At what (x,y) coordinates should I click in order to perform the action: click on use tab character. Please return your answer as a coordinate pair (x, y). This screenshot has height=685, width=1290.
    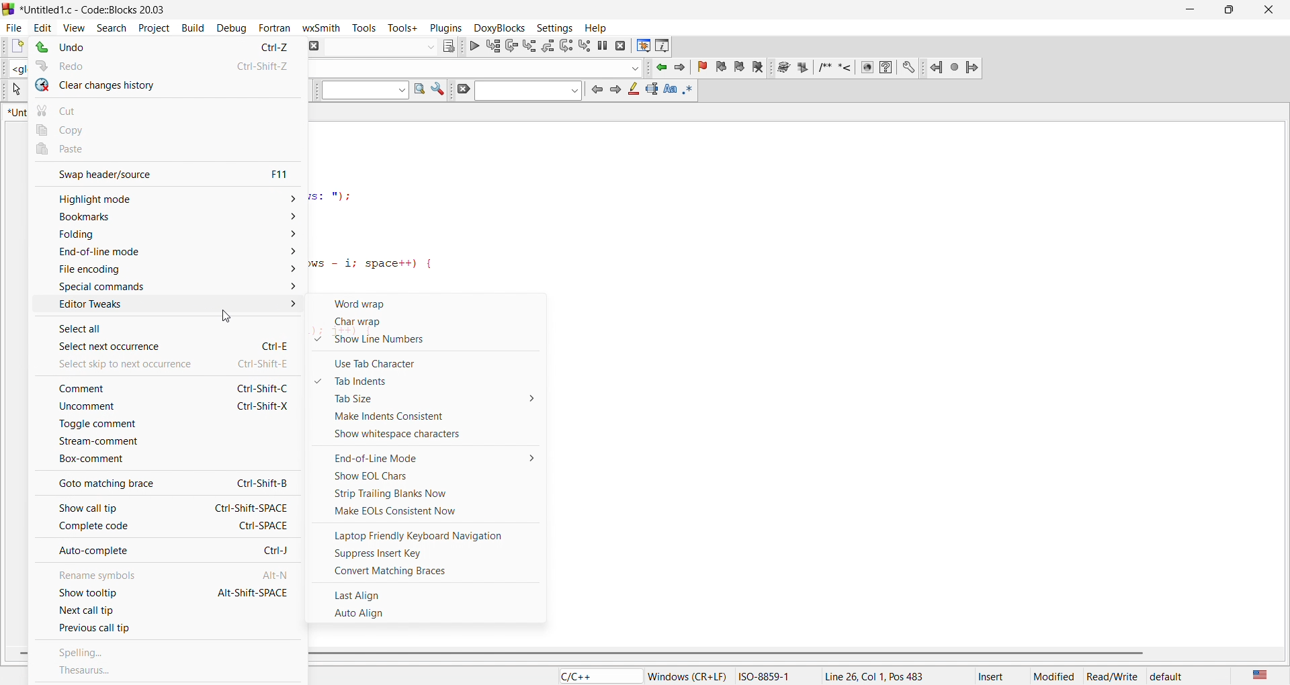
    Looking at the image, I should click on (433, 361).